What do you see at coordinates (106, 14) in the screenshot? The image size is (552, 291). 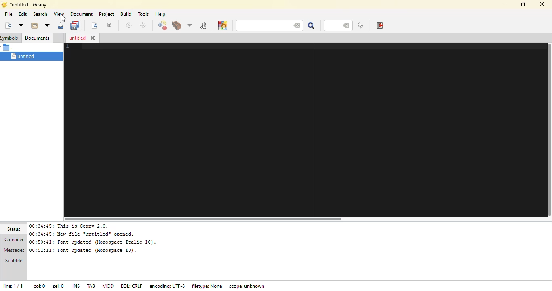 I see `project` at bounding box center [106, 14].